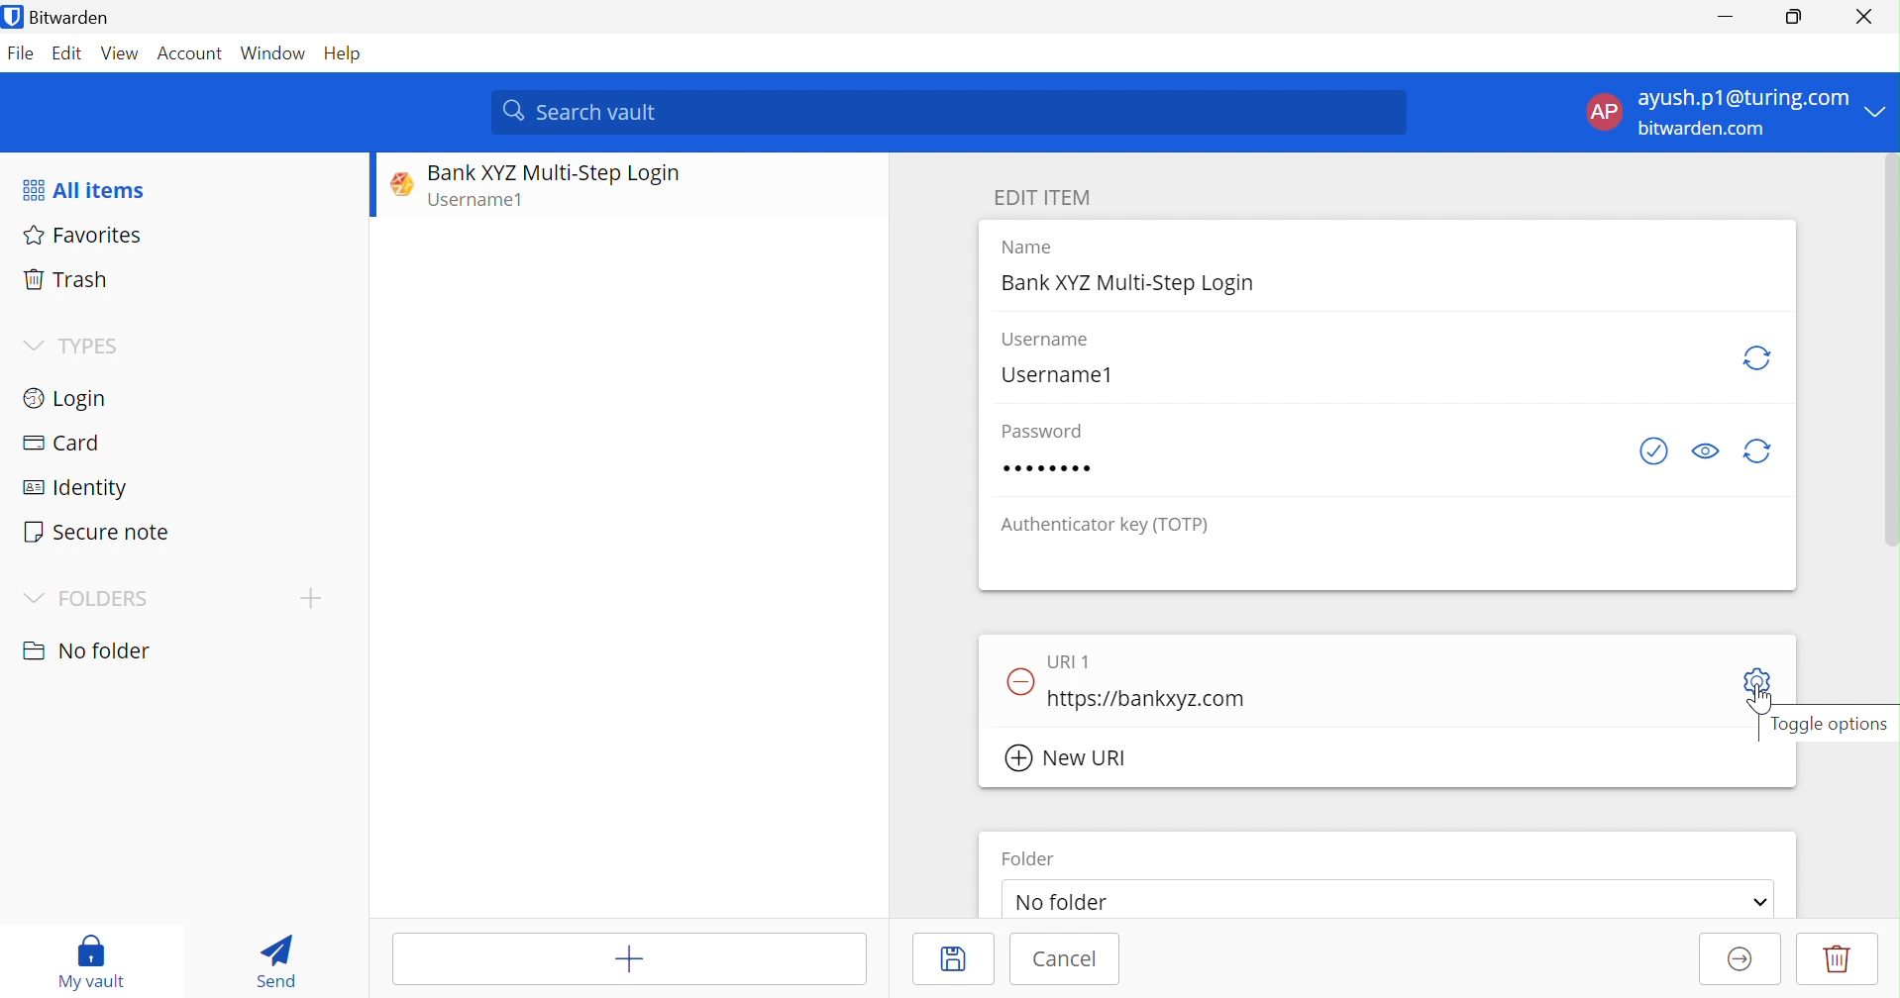 The image size is (1900, 998). What do you see at coordinates (33, 598) in the screenshot?
I see `Drop Down` at bounding box center [33, 598].